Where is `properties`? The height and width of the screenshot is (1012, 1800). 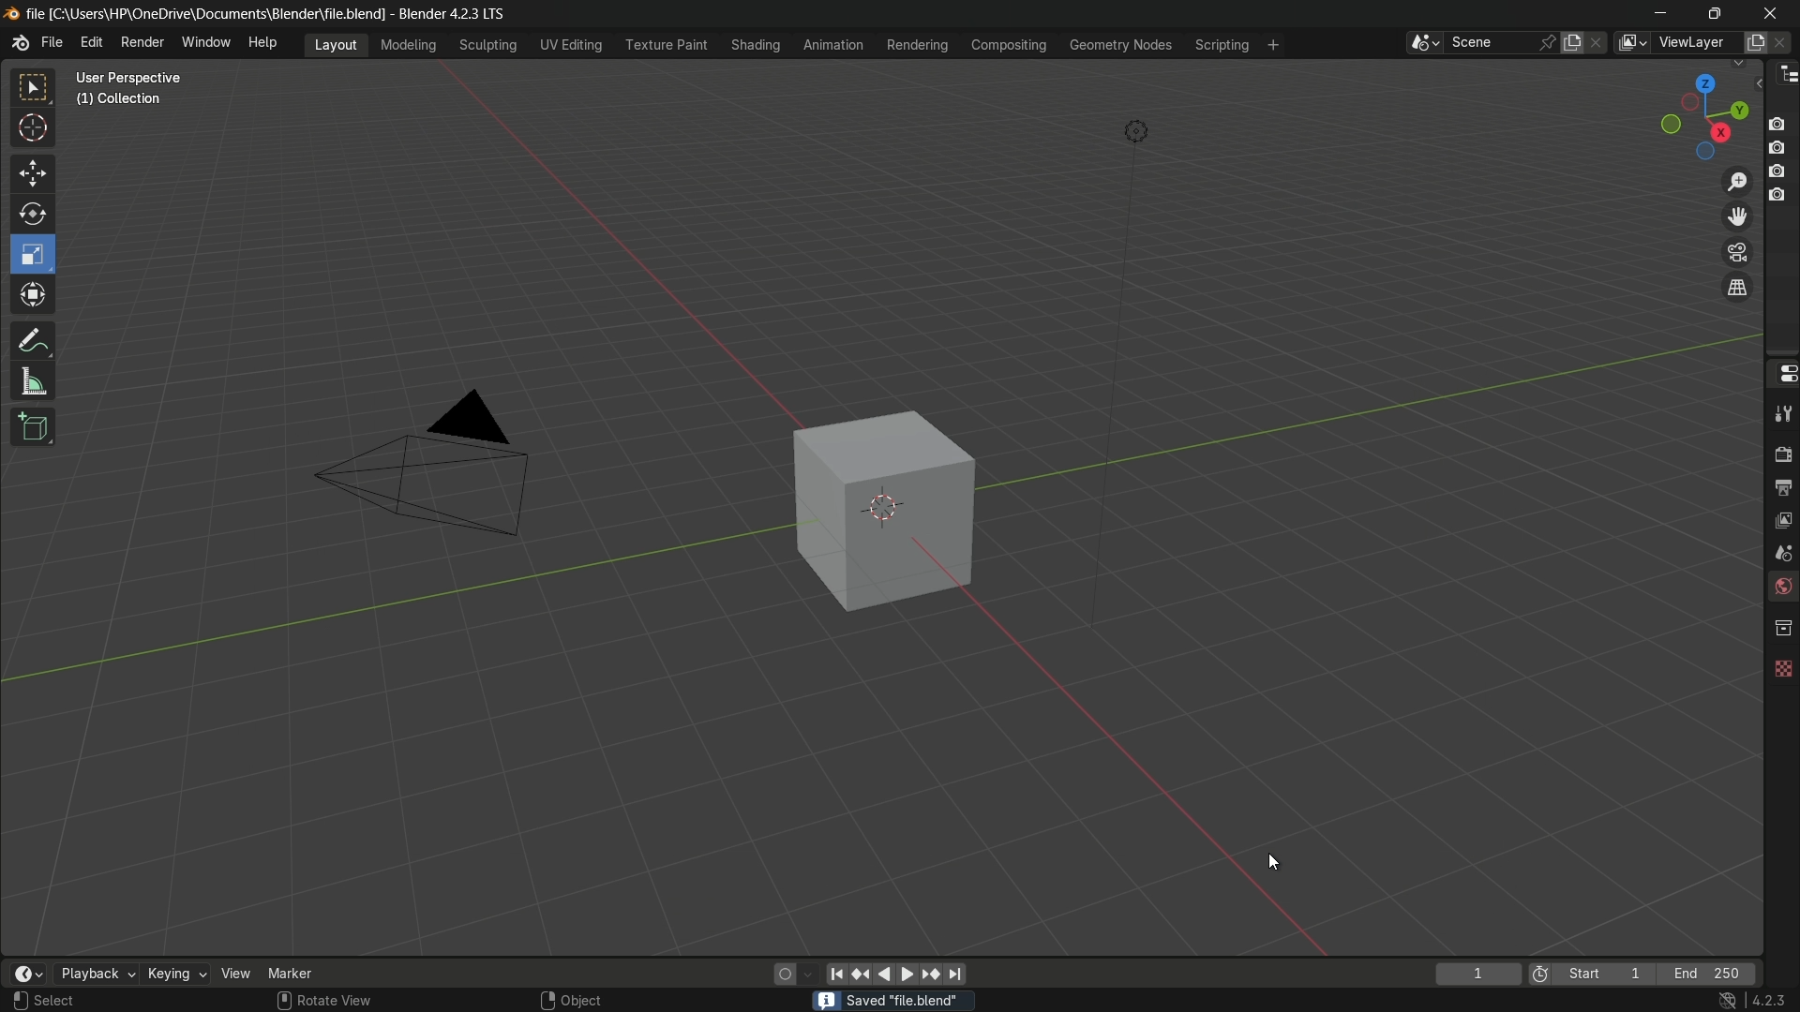
properties is located at coordinates (1781, 372).